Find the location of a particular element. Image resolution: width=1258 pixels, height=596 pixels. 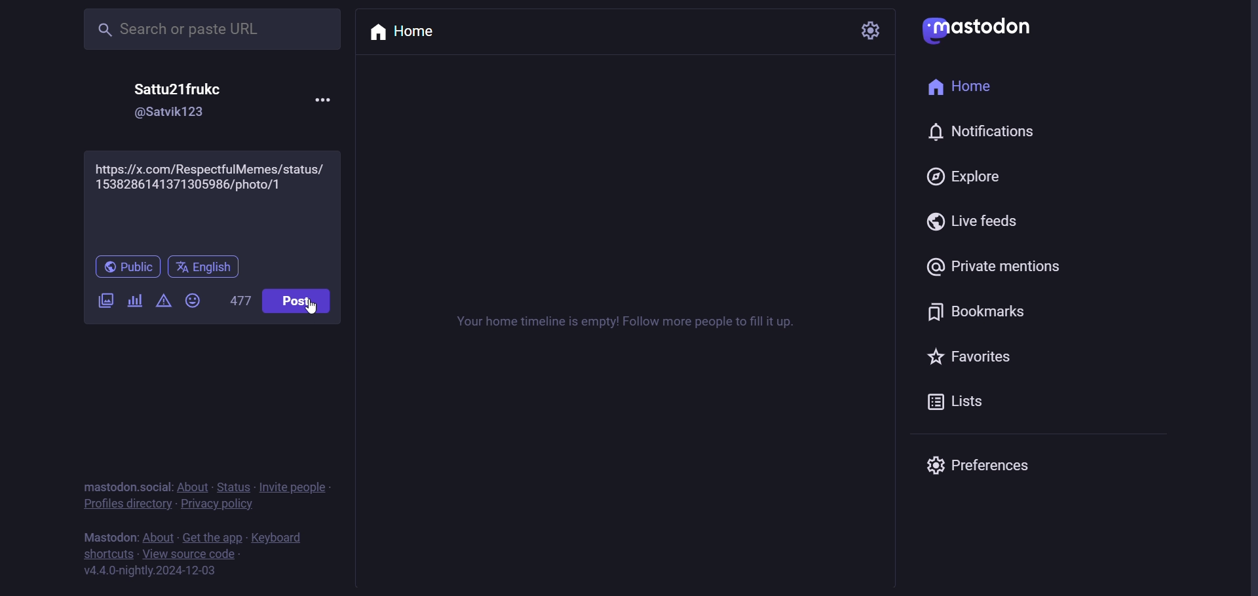

content warning is located at coordinates (161, 303).